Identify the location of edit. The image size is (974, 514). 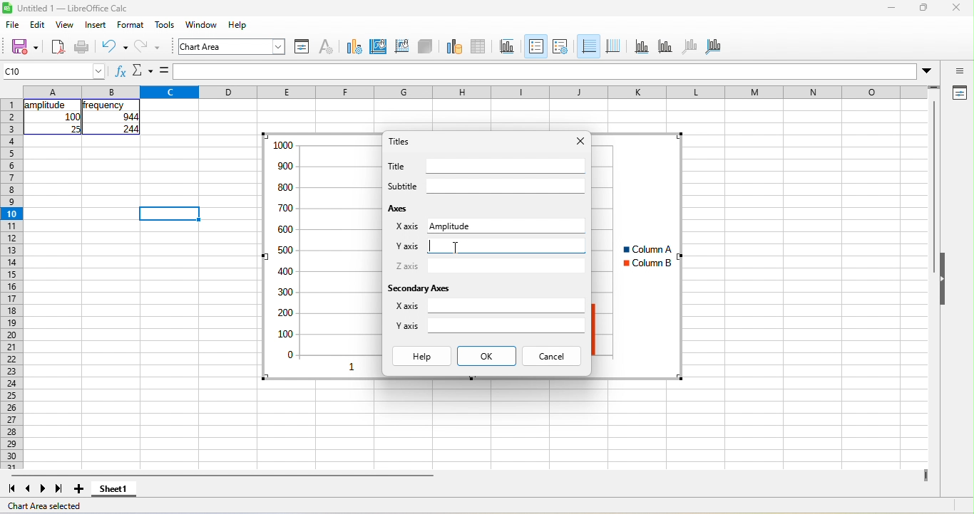
(38, 24).